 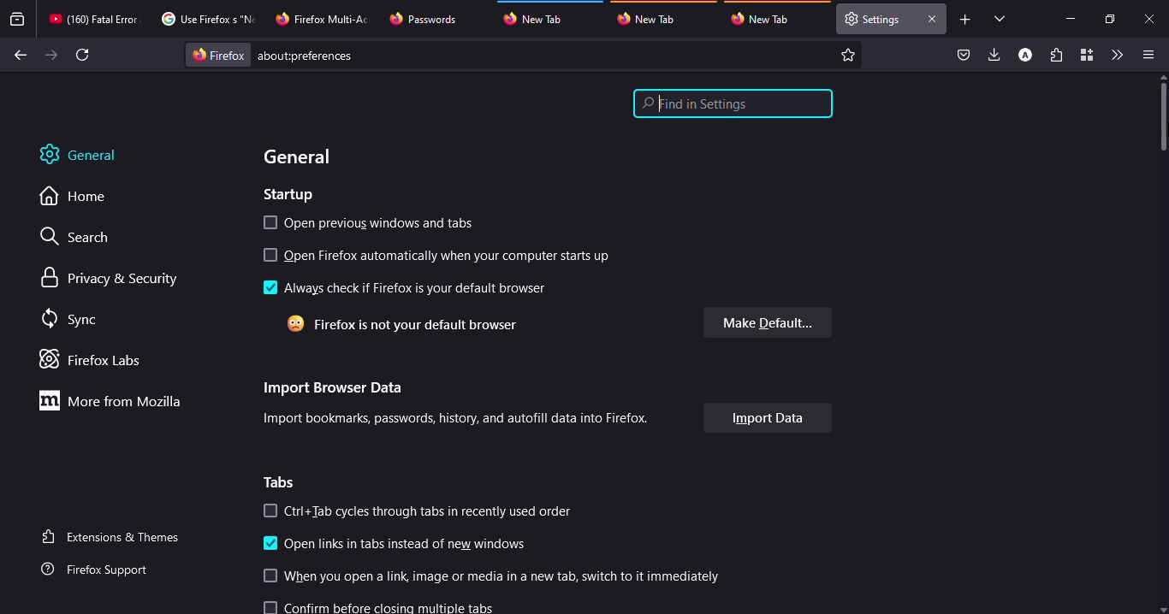 I want to click on more, so click(x=116, y=400).